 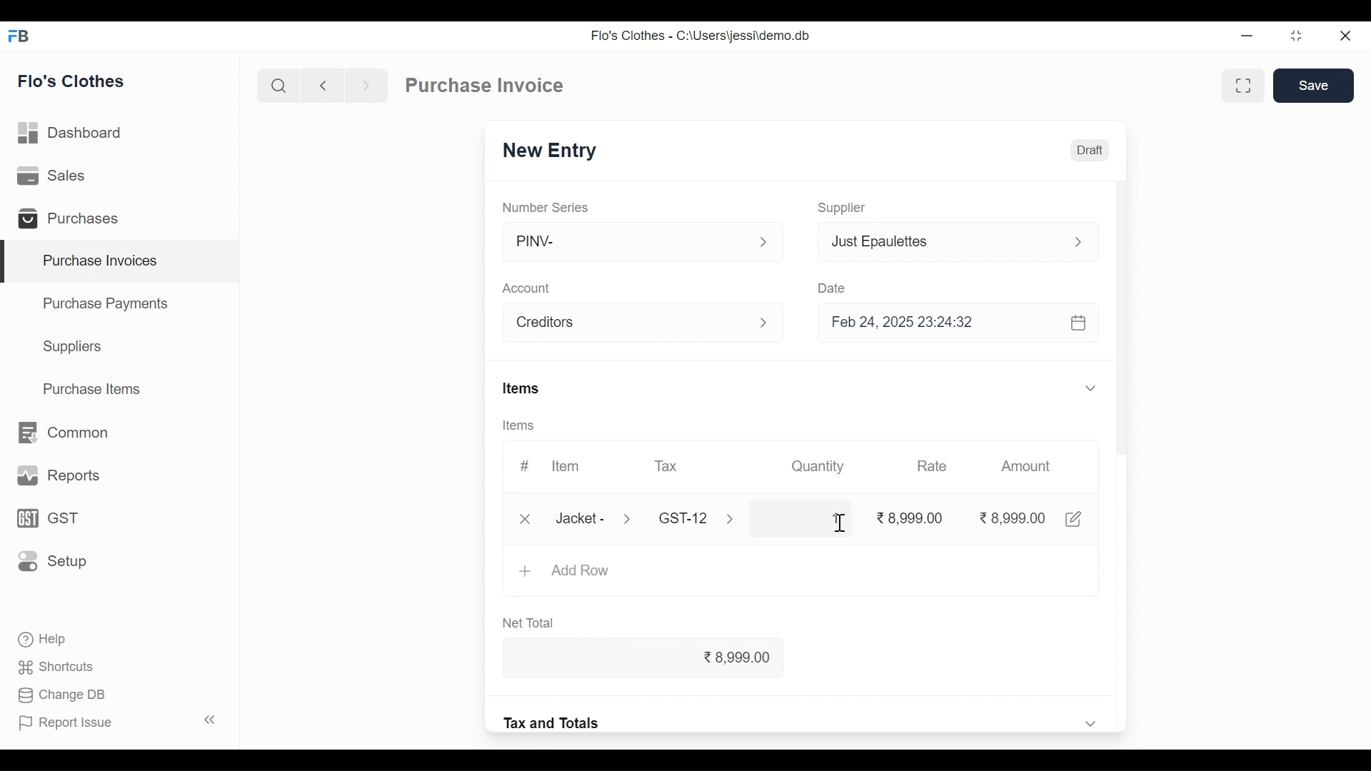 What do you see at coordinates (73, 219) in the screenshot?
I see `Purchases` at bounding box center [73, 219].